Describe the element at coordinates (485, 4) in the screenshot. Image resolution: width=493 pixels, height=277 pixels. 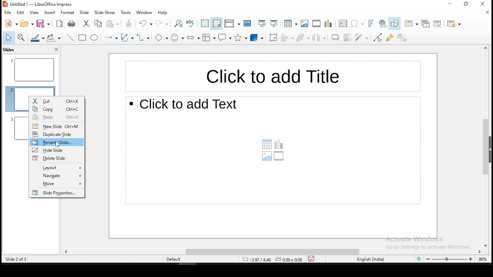
I see `close window` at that location.